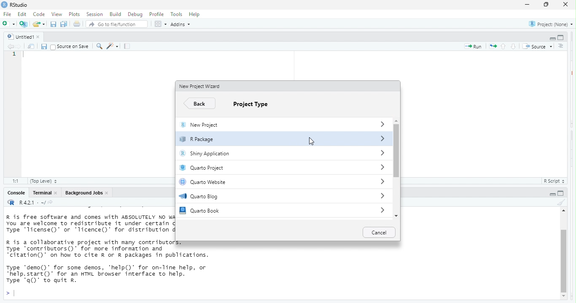 Image resolution: width=576 pixels, height=303 pixels. Describe the element at coordinates (563, 256) in the screenshot. I see `vertical scroll bar` at that location.